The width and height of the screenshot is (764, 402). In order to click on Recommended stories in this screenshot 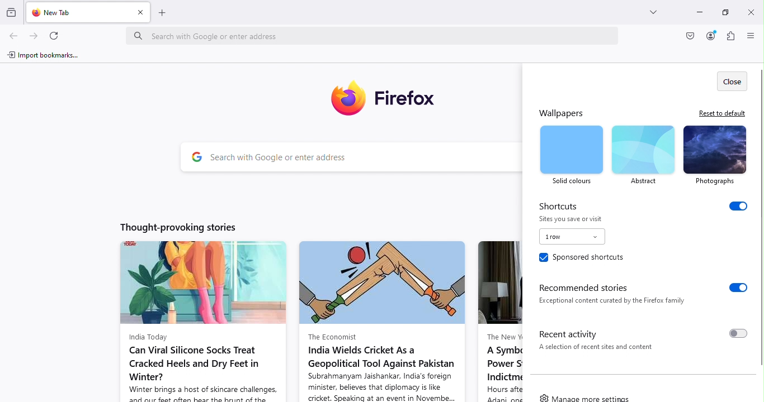, I will do `click(587, 285)`.